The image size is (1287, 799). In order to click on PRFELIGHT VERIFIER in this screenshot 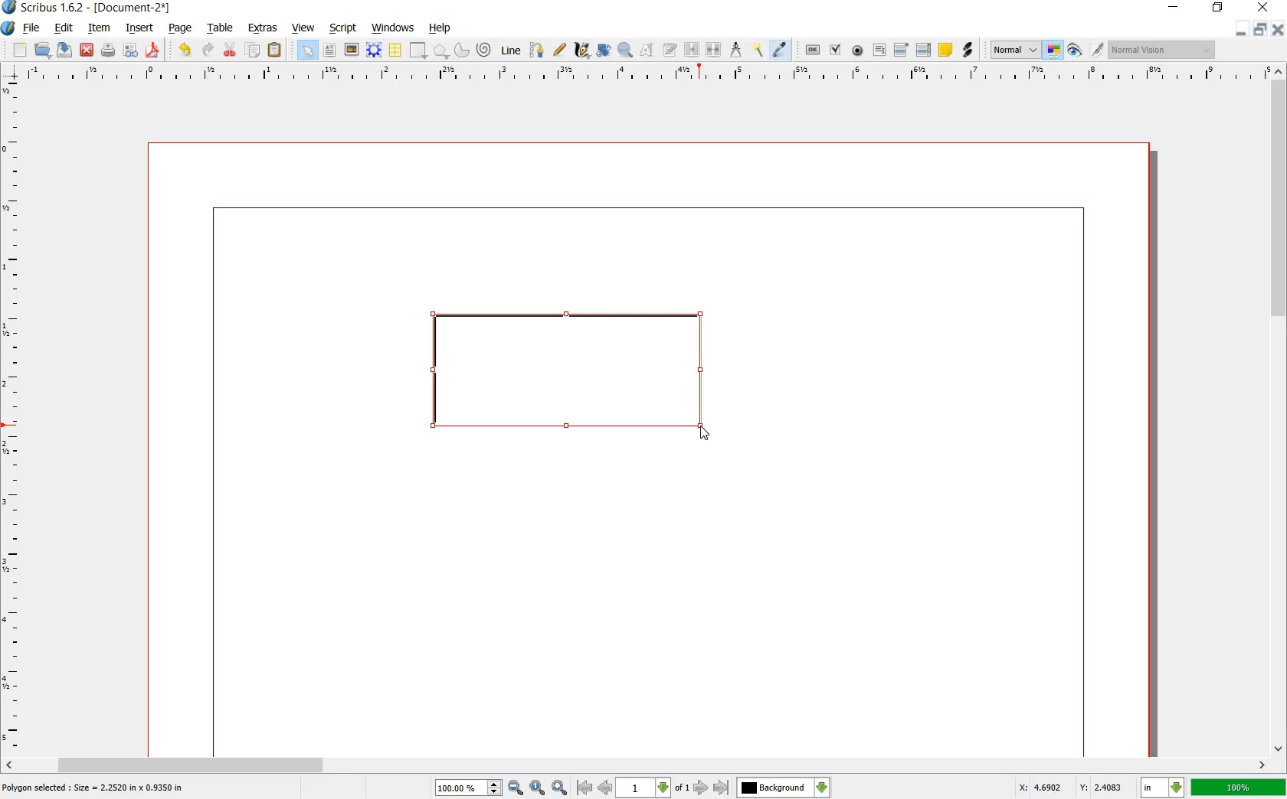, I will do `click(130, 51)`.